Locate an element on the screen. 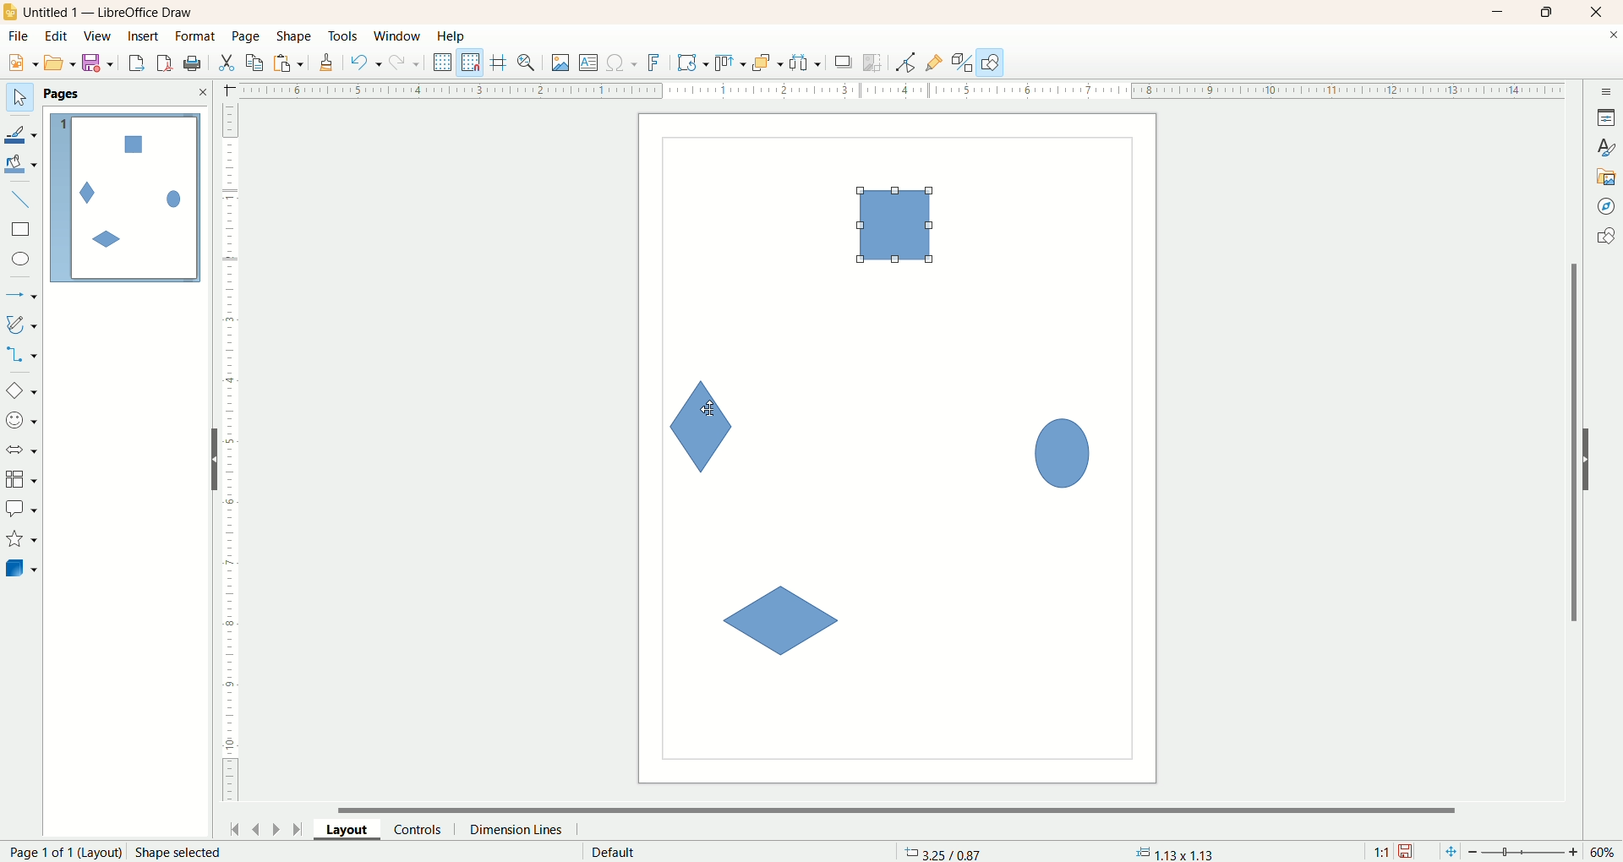 The height and width of the screenshot is (862, 1623). open is located at coordinates (60, 63).